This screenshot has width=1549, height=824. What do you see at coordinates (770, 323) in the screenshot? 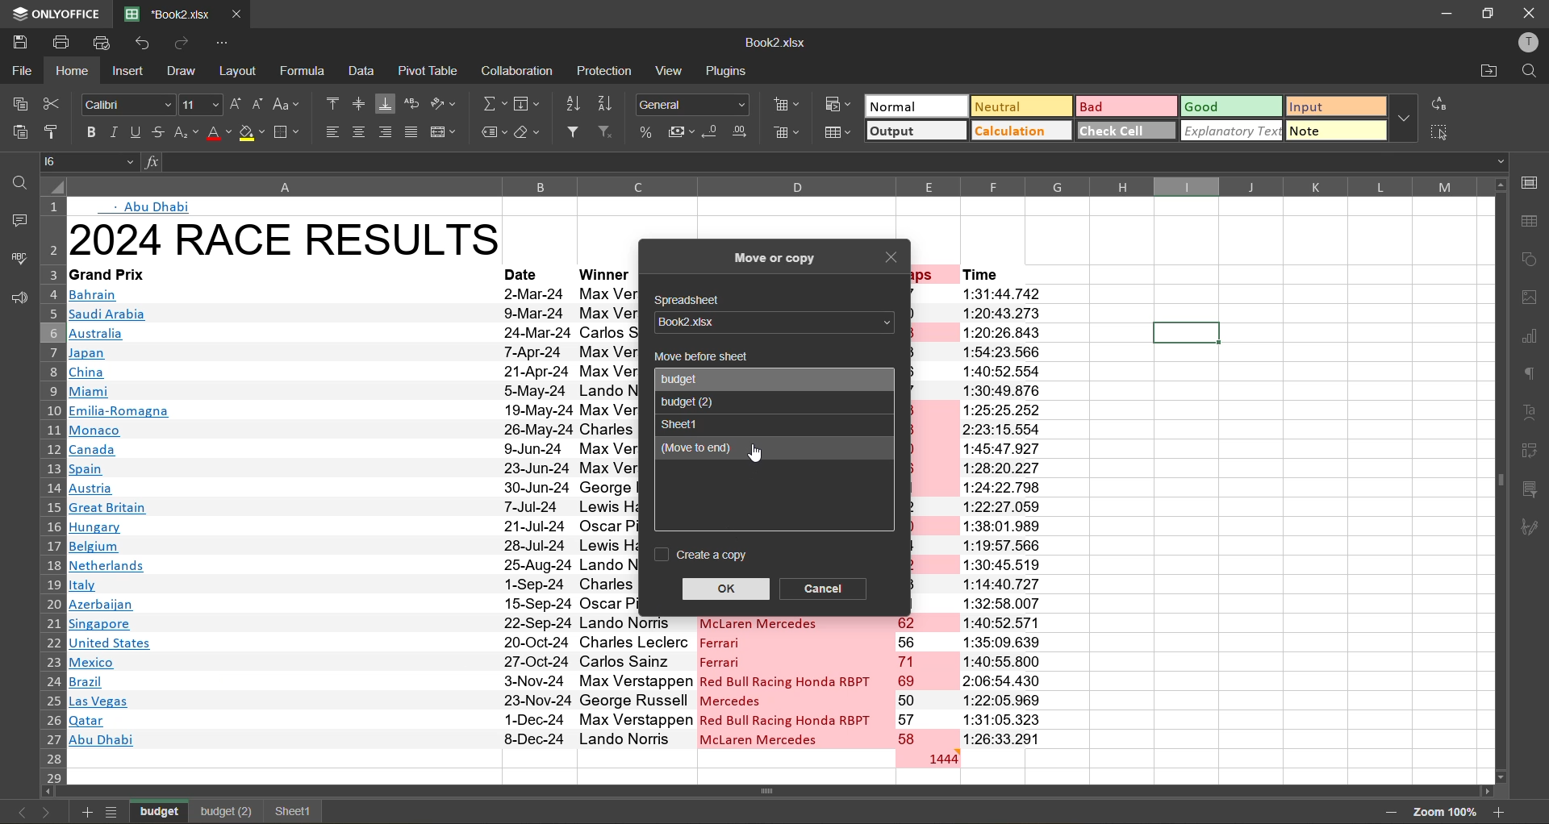
I see `spreadsheet name` at bounding box center [770, 323].